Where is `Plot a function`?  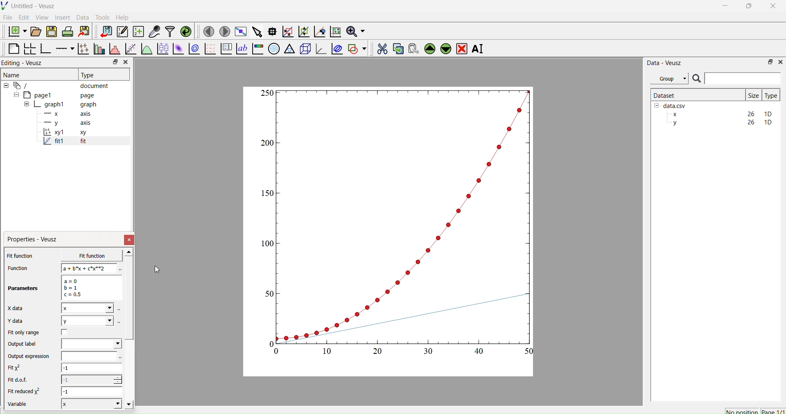
Plot a function is located at coordinates (146, 49).